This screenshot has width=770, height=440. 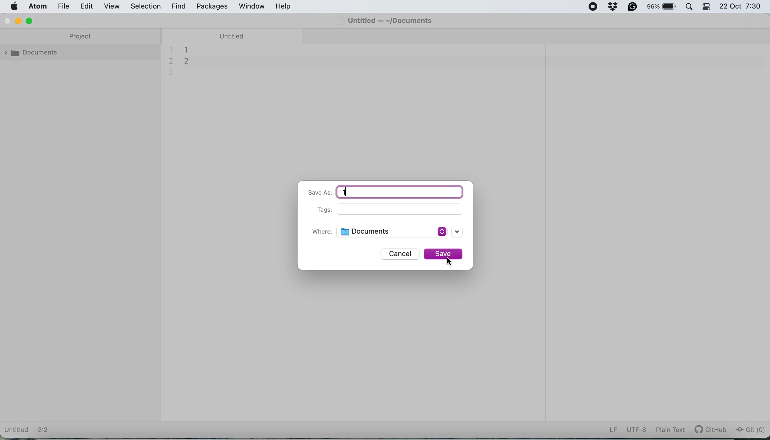 What do you see at coordinates (400, 192) in the screenshot?
I see `typing in file name` at bounding box center [400, 192].